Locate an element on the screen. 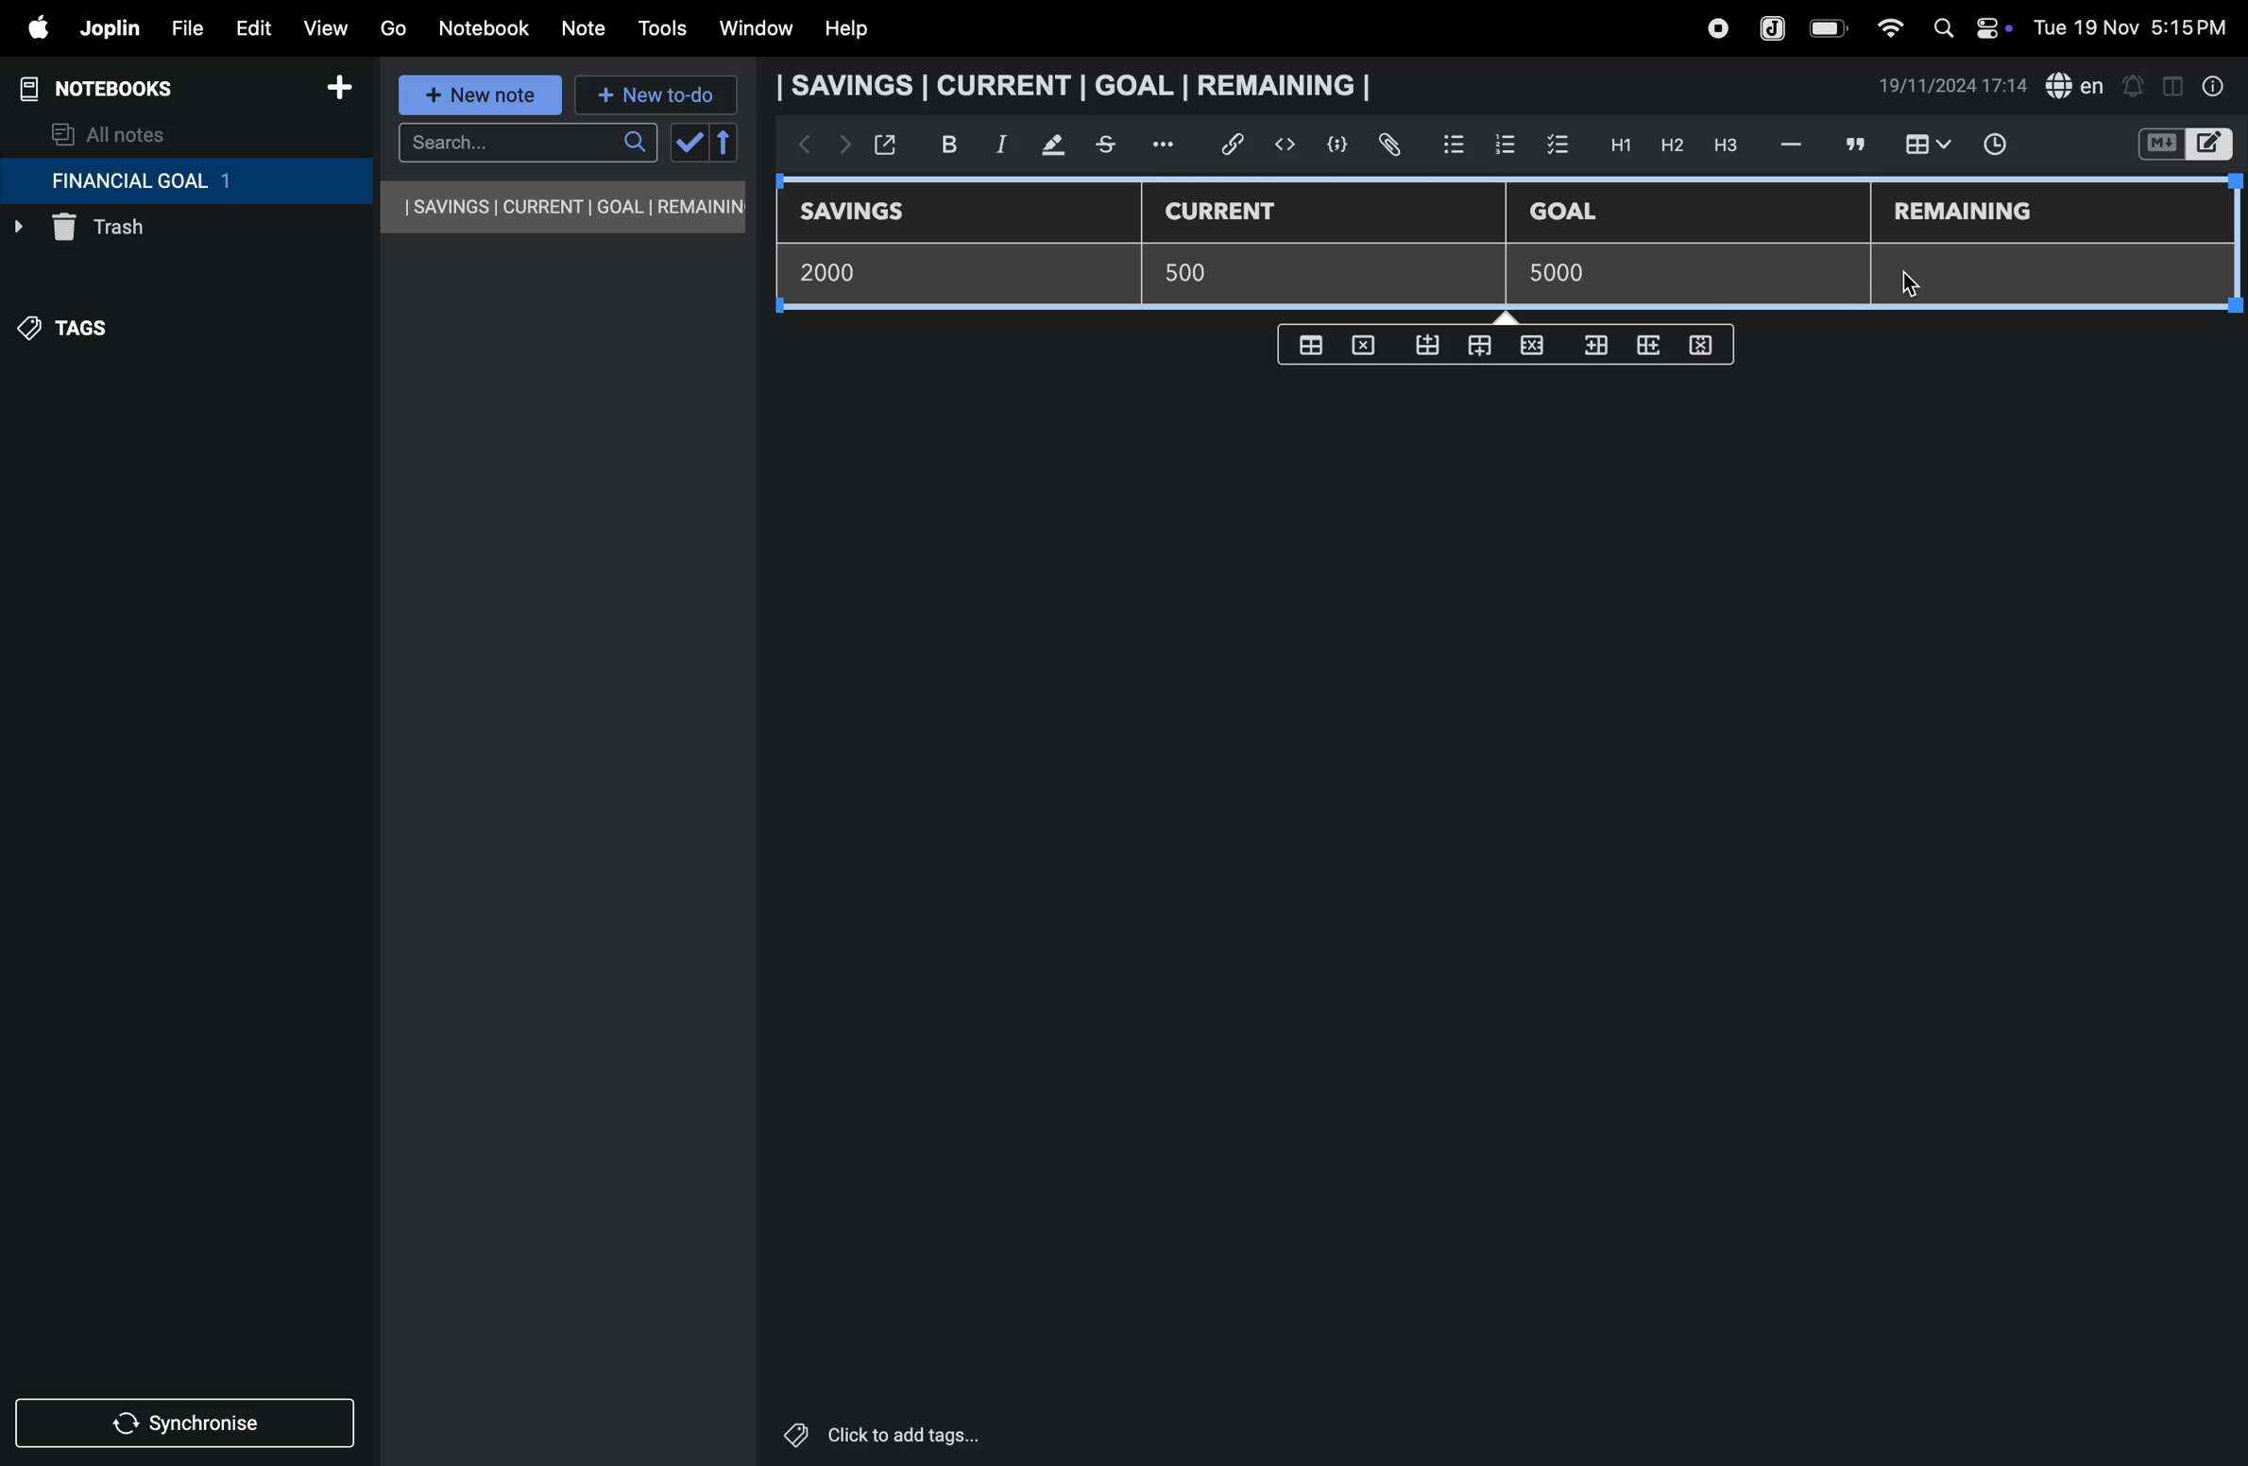 Image resolution: width=2248 pixels, height=1466 pixels. hyper link is located at coordinates (1238, 145).